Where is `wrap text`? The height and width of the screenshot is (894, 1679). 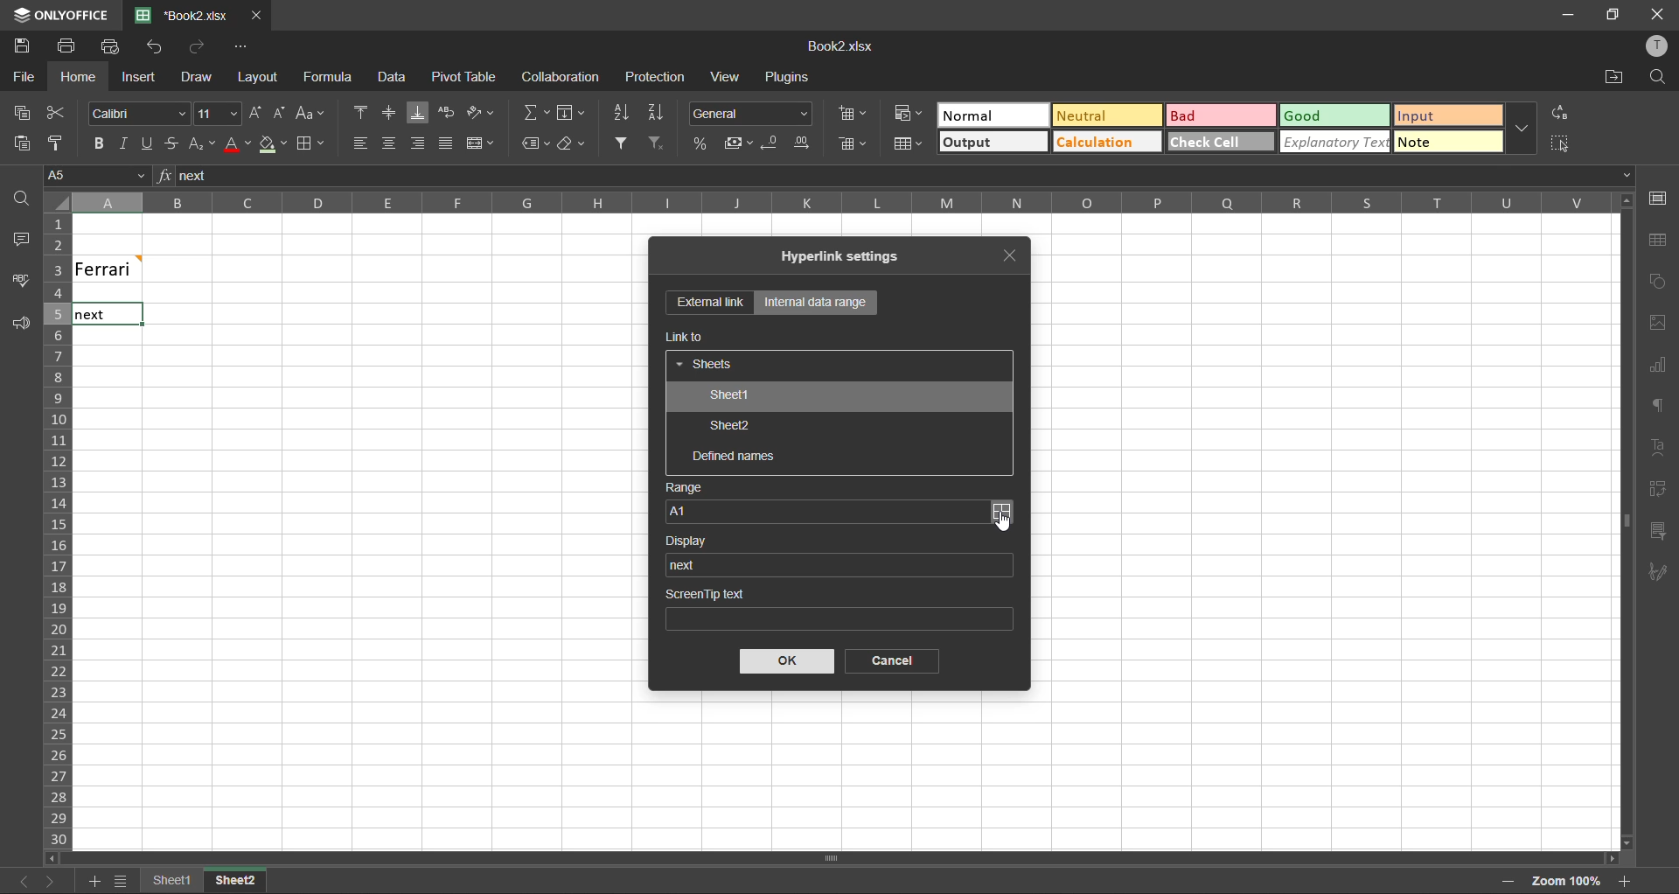 wrap text is located at coordinates (447, 112).